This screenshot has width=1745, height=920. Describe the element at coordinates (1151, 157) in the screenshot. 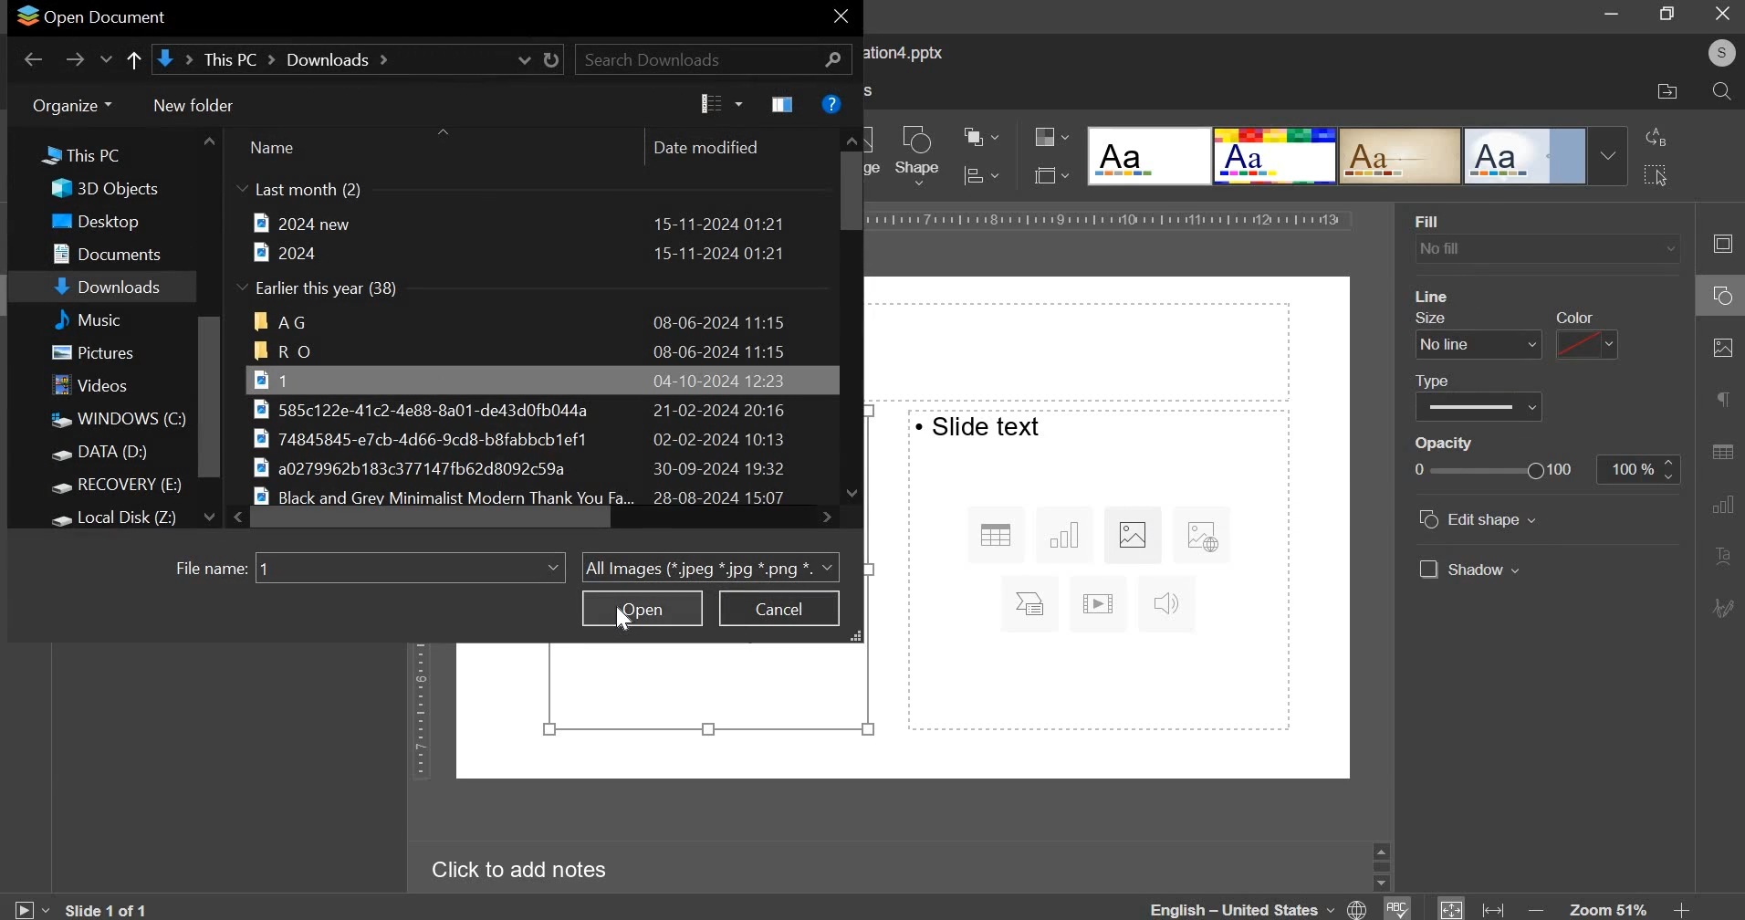

I see `design` at that location.